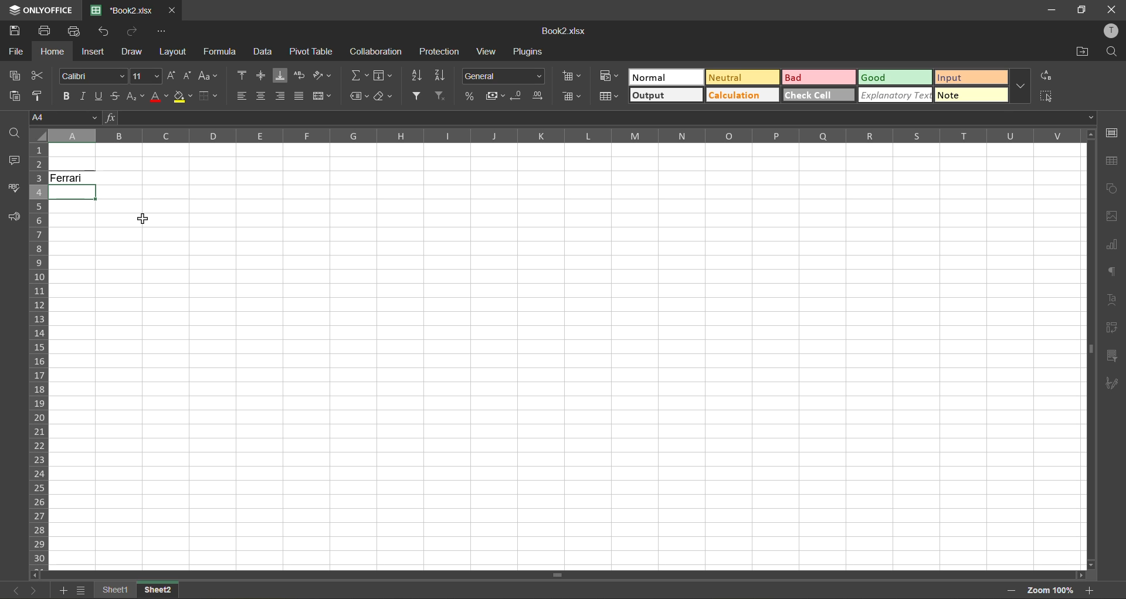  I want to click on neutral, so click(742, 77).